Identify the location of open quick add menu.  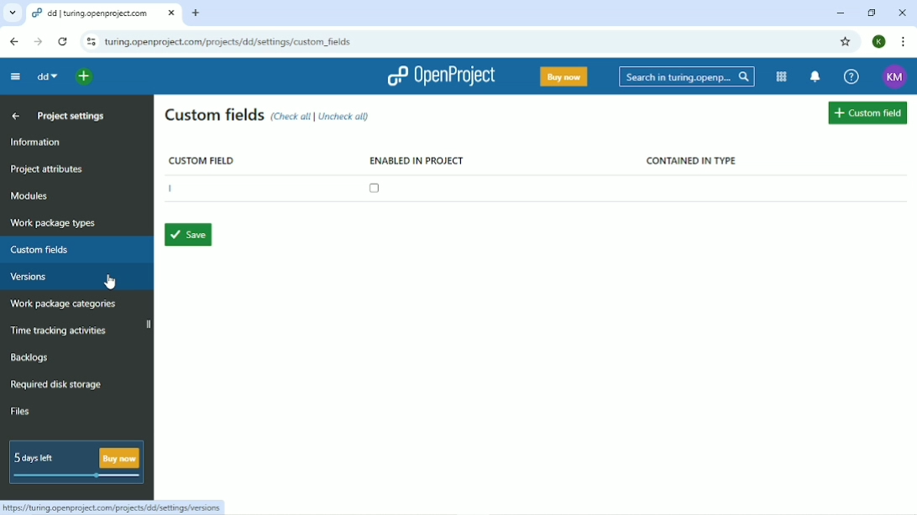
(84, 75).